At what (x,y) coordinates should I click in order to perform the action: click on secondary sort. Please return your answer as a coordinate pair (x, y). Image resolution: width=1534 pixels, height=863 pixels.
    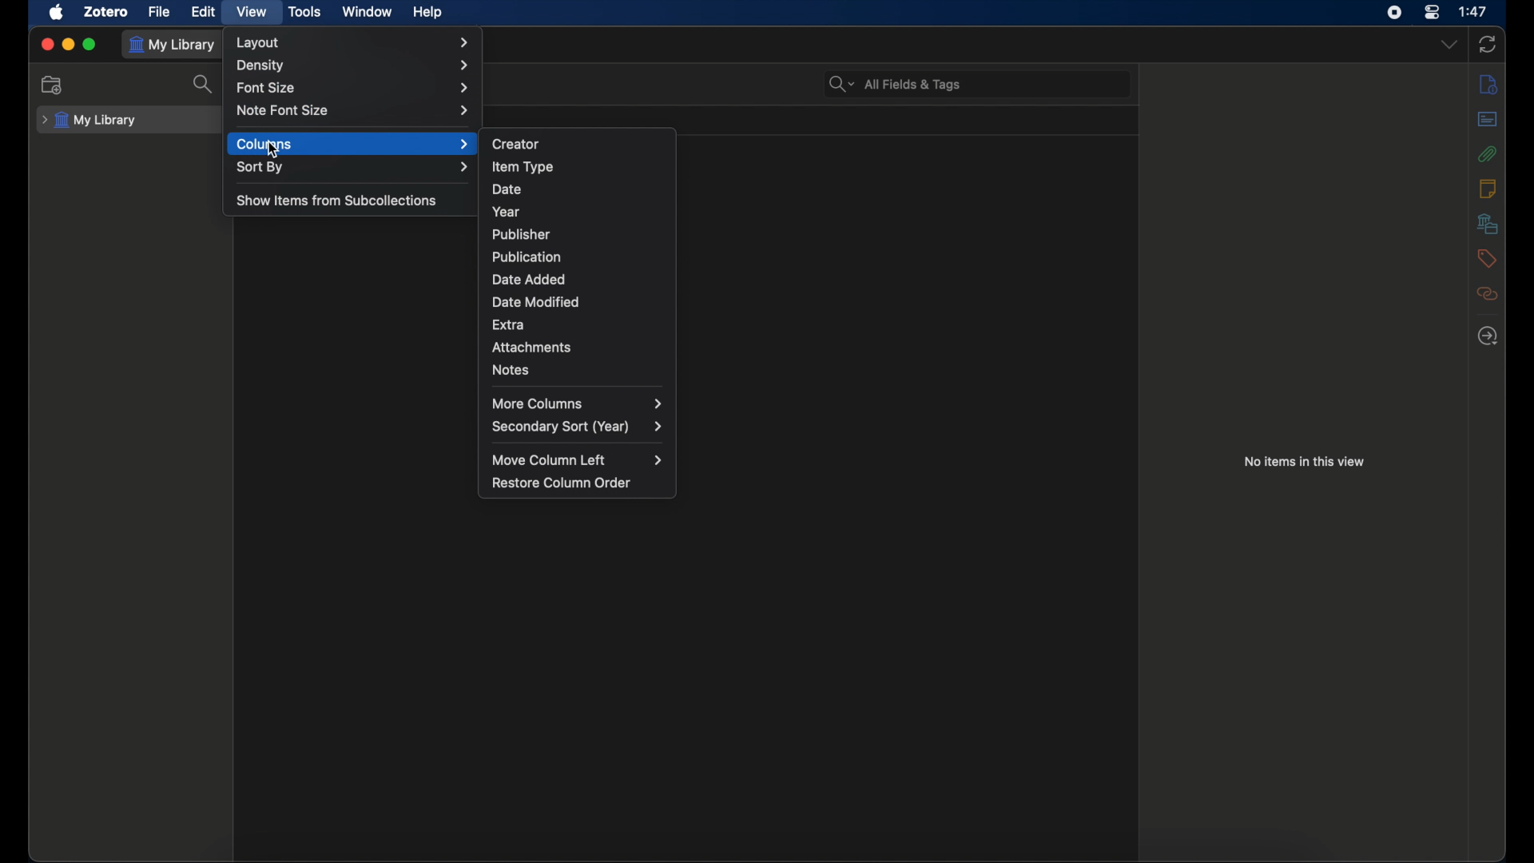
    Looking at the image, I should click on (578, 427).